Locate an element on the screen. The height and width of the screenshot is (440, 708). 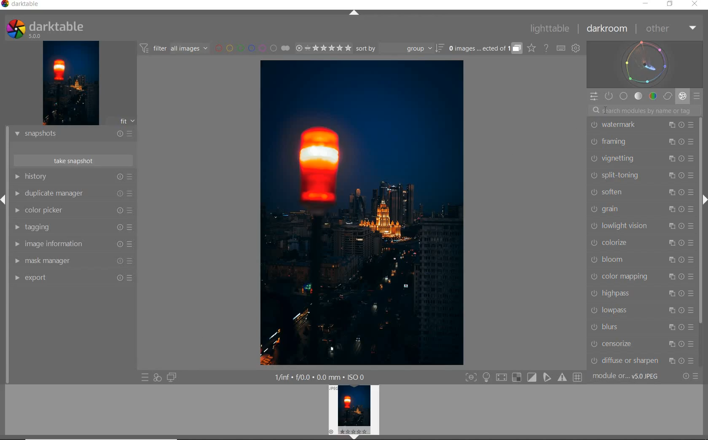
Reset is located at coordinates (682, 311).